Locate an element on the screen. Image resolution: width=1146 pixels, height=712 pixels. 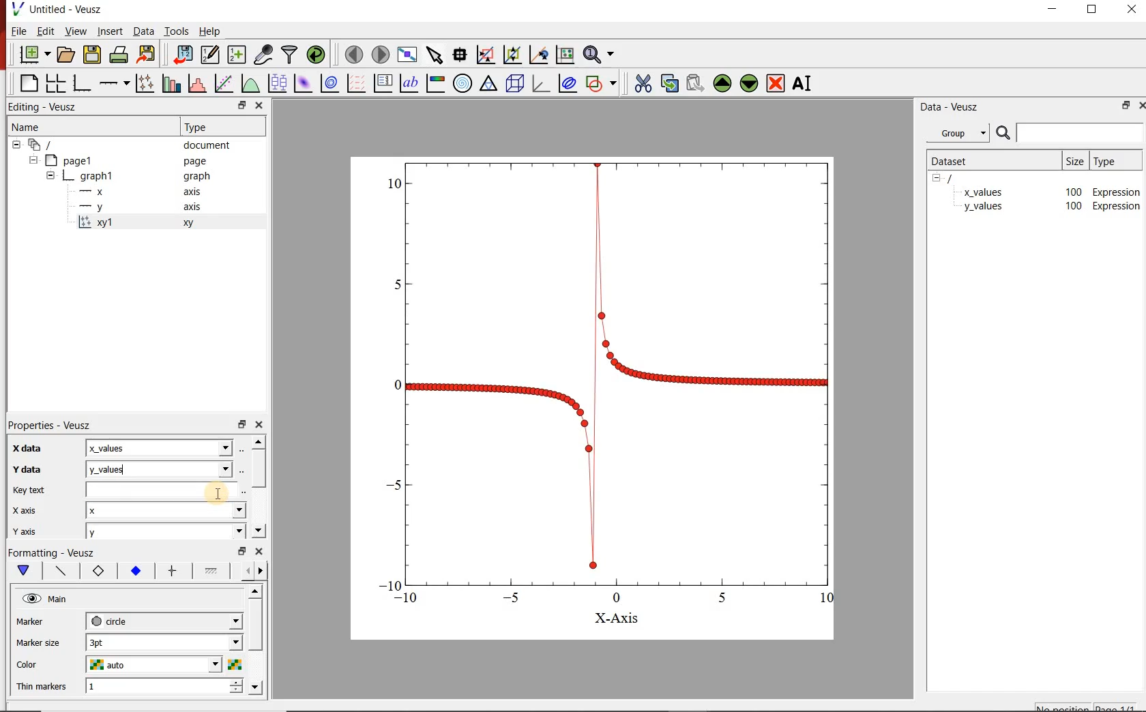
next options is located at coordinates (263, 572).